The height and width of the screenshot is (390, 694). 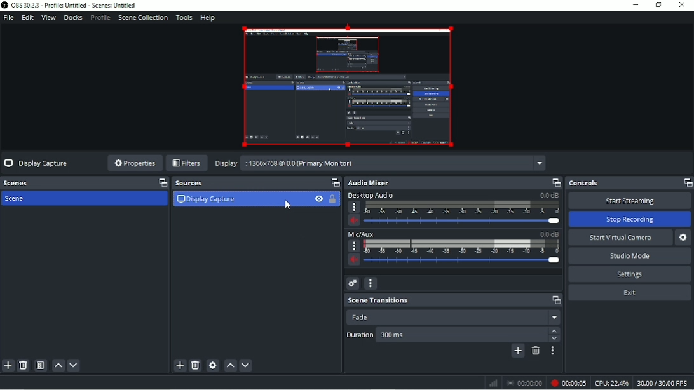 I want to click on Help, so click(x=208, y=17).